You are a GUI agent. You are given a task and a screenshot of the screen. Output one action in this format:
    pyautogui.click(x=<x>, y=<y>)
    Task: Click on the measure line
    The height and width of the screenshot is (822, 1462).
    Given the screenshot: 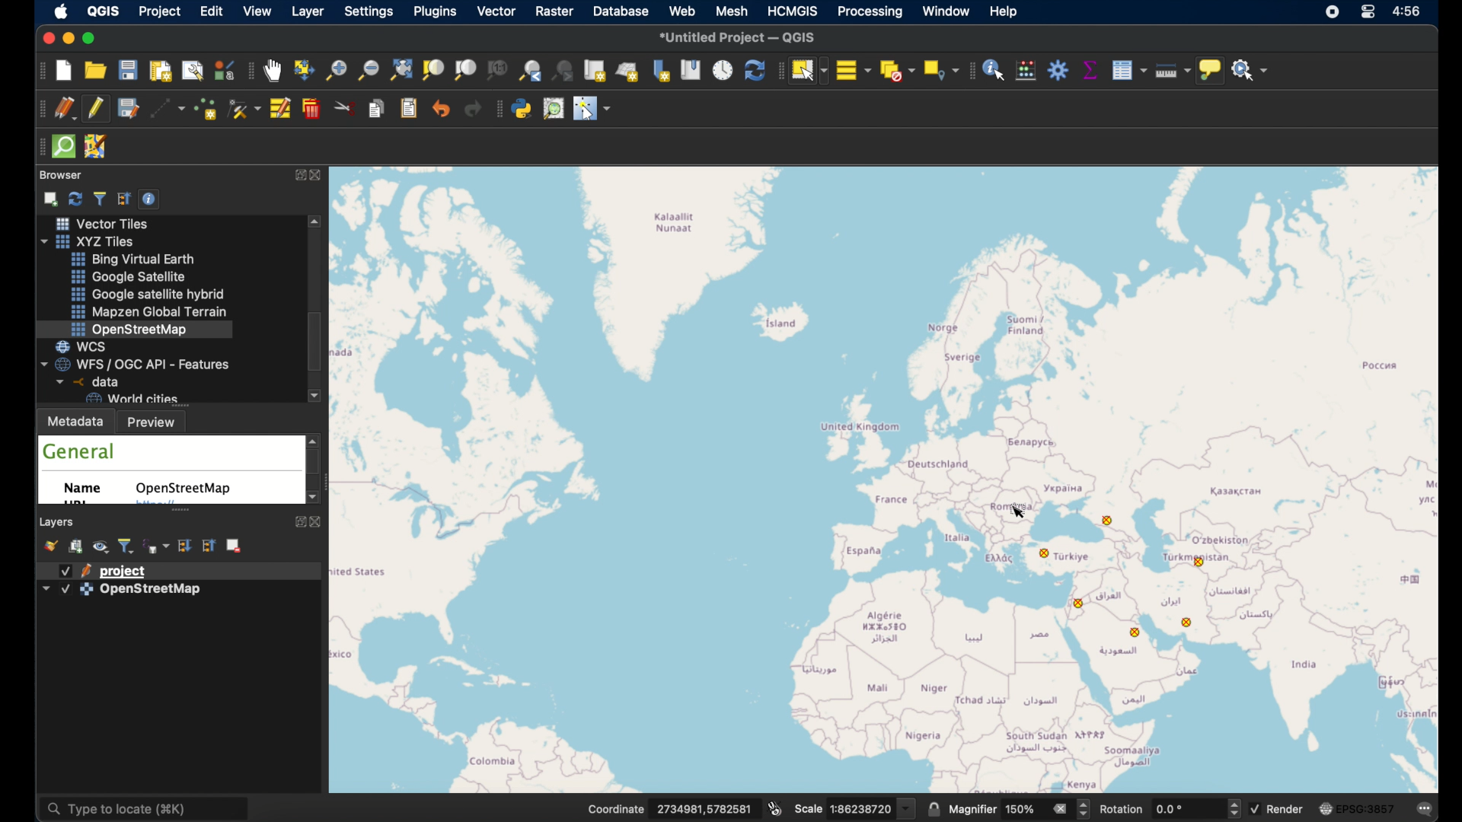 What is the action you would take?
    pyautogui.click(x=1169, y=69)
    